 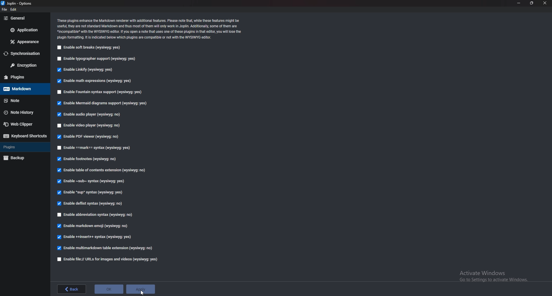 What do you see at coordinates (91, 204) in the screenshot?
I see `enable Deflist Syntax (wysiqyg:no)` at bounding box center [91, 204].